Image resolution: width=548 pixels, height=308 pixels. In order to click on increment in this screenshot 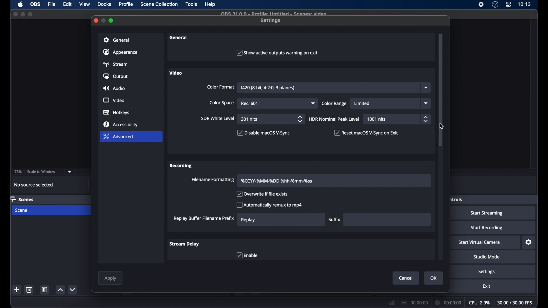, I will do `click(60, 290)`.